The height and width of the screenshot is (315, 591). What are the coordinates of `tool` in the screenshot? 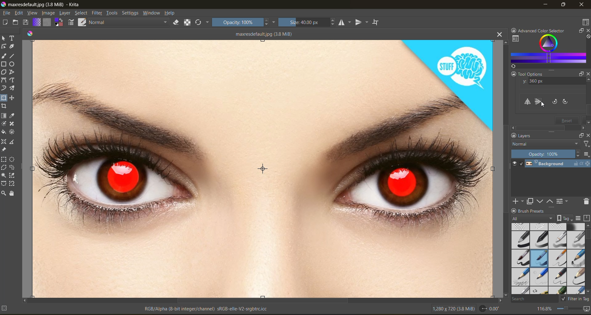 It's located at (5, 132).